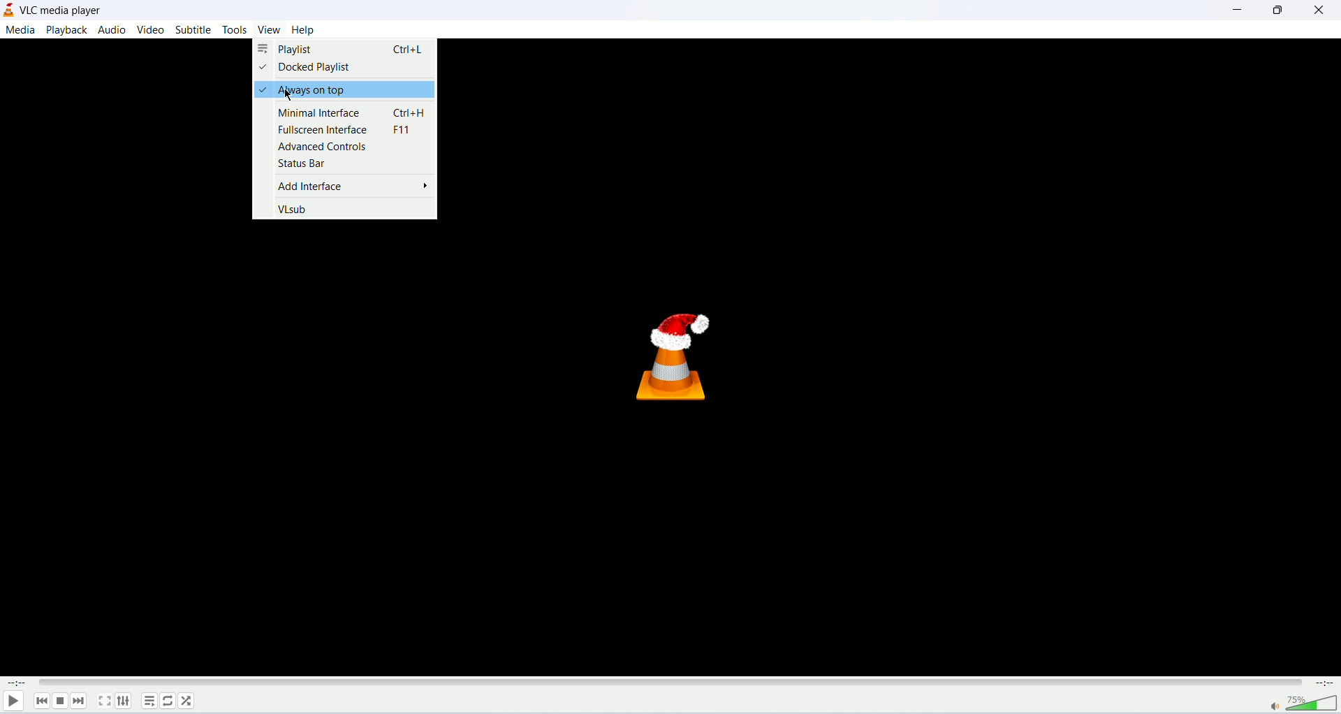 Image resolution: width=1341 pixels, height=714 pixels. Describe the element at coordinates (308, 68) in the screenshot. I see `docked playlist` at that location.